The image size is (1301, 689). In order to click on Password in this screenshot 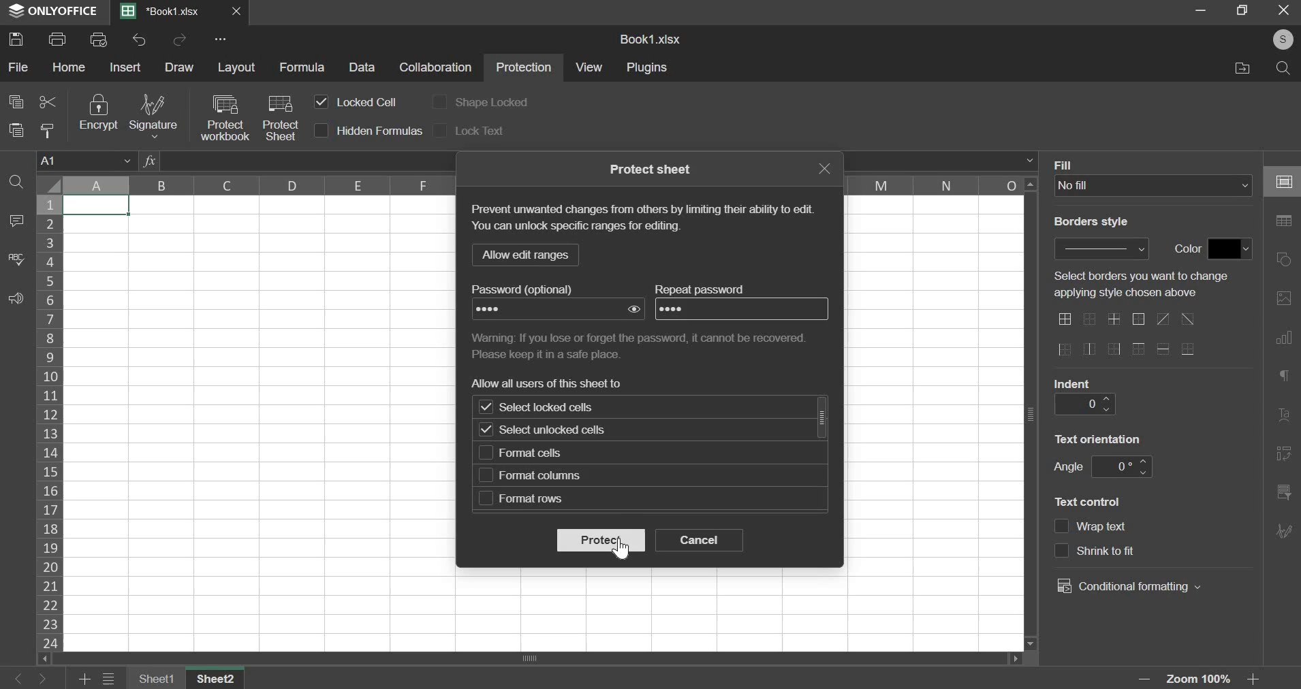, I will do `click(495, 309)`.